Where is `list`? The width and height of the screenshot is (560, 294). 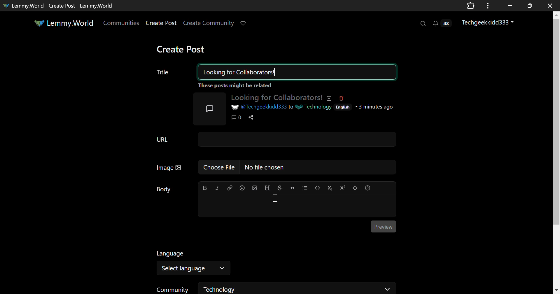
list is located at coordinates (305, 188).